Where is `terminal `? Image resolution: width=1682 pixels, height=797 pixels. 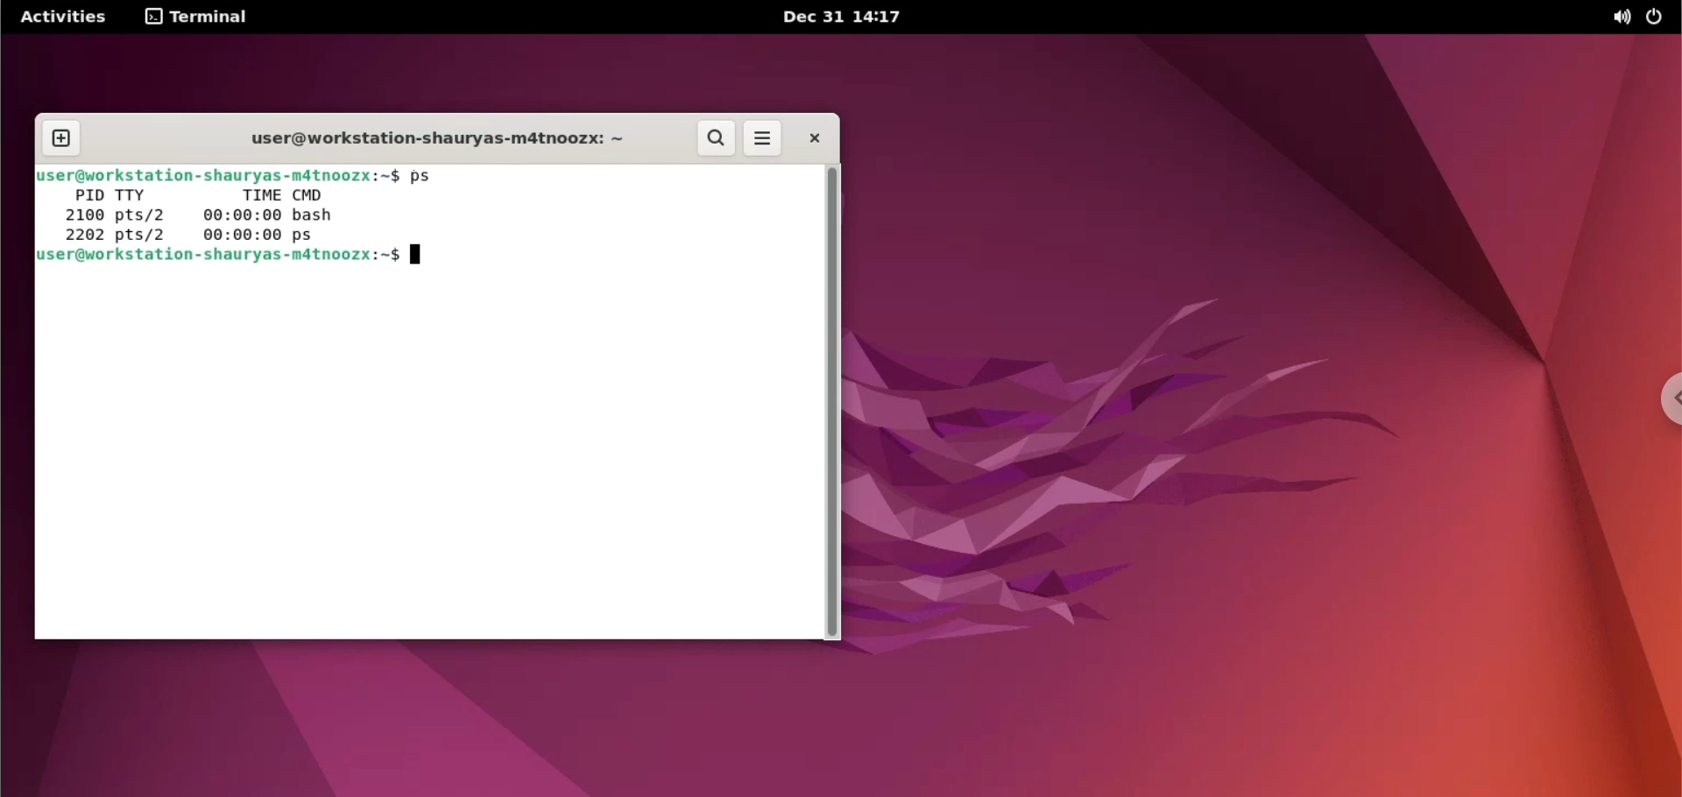
terminal  is located at coordinates (199, 18).